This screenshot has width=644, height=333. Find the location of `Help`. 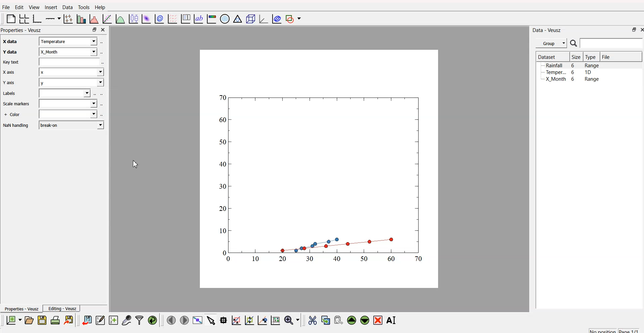

Help is located at coordinates (100, 7).